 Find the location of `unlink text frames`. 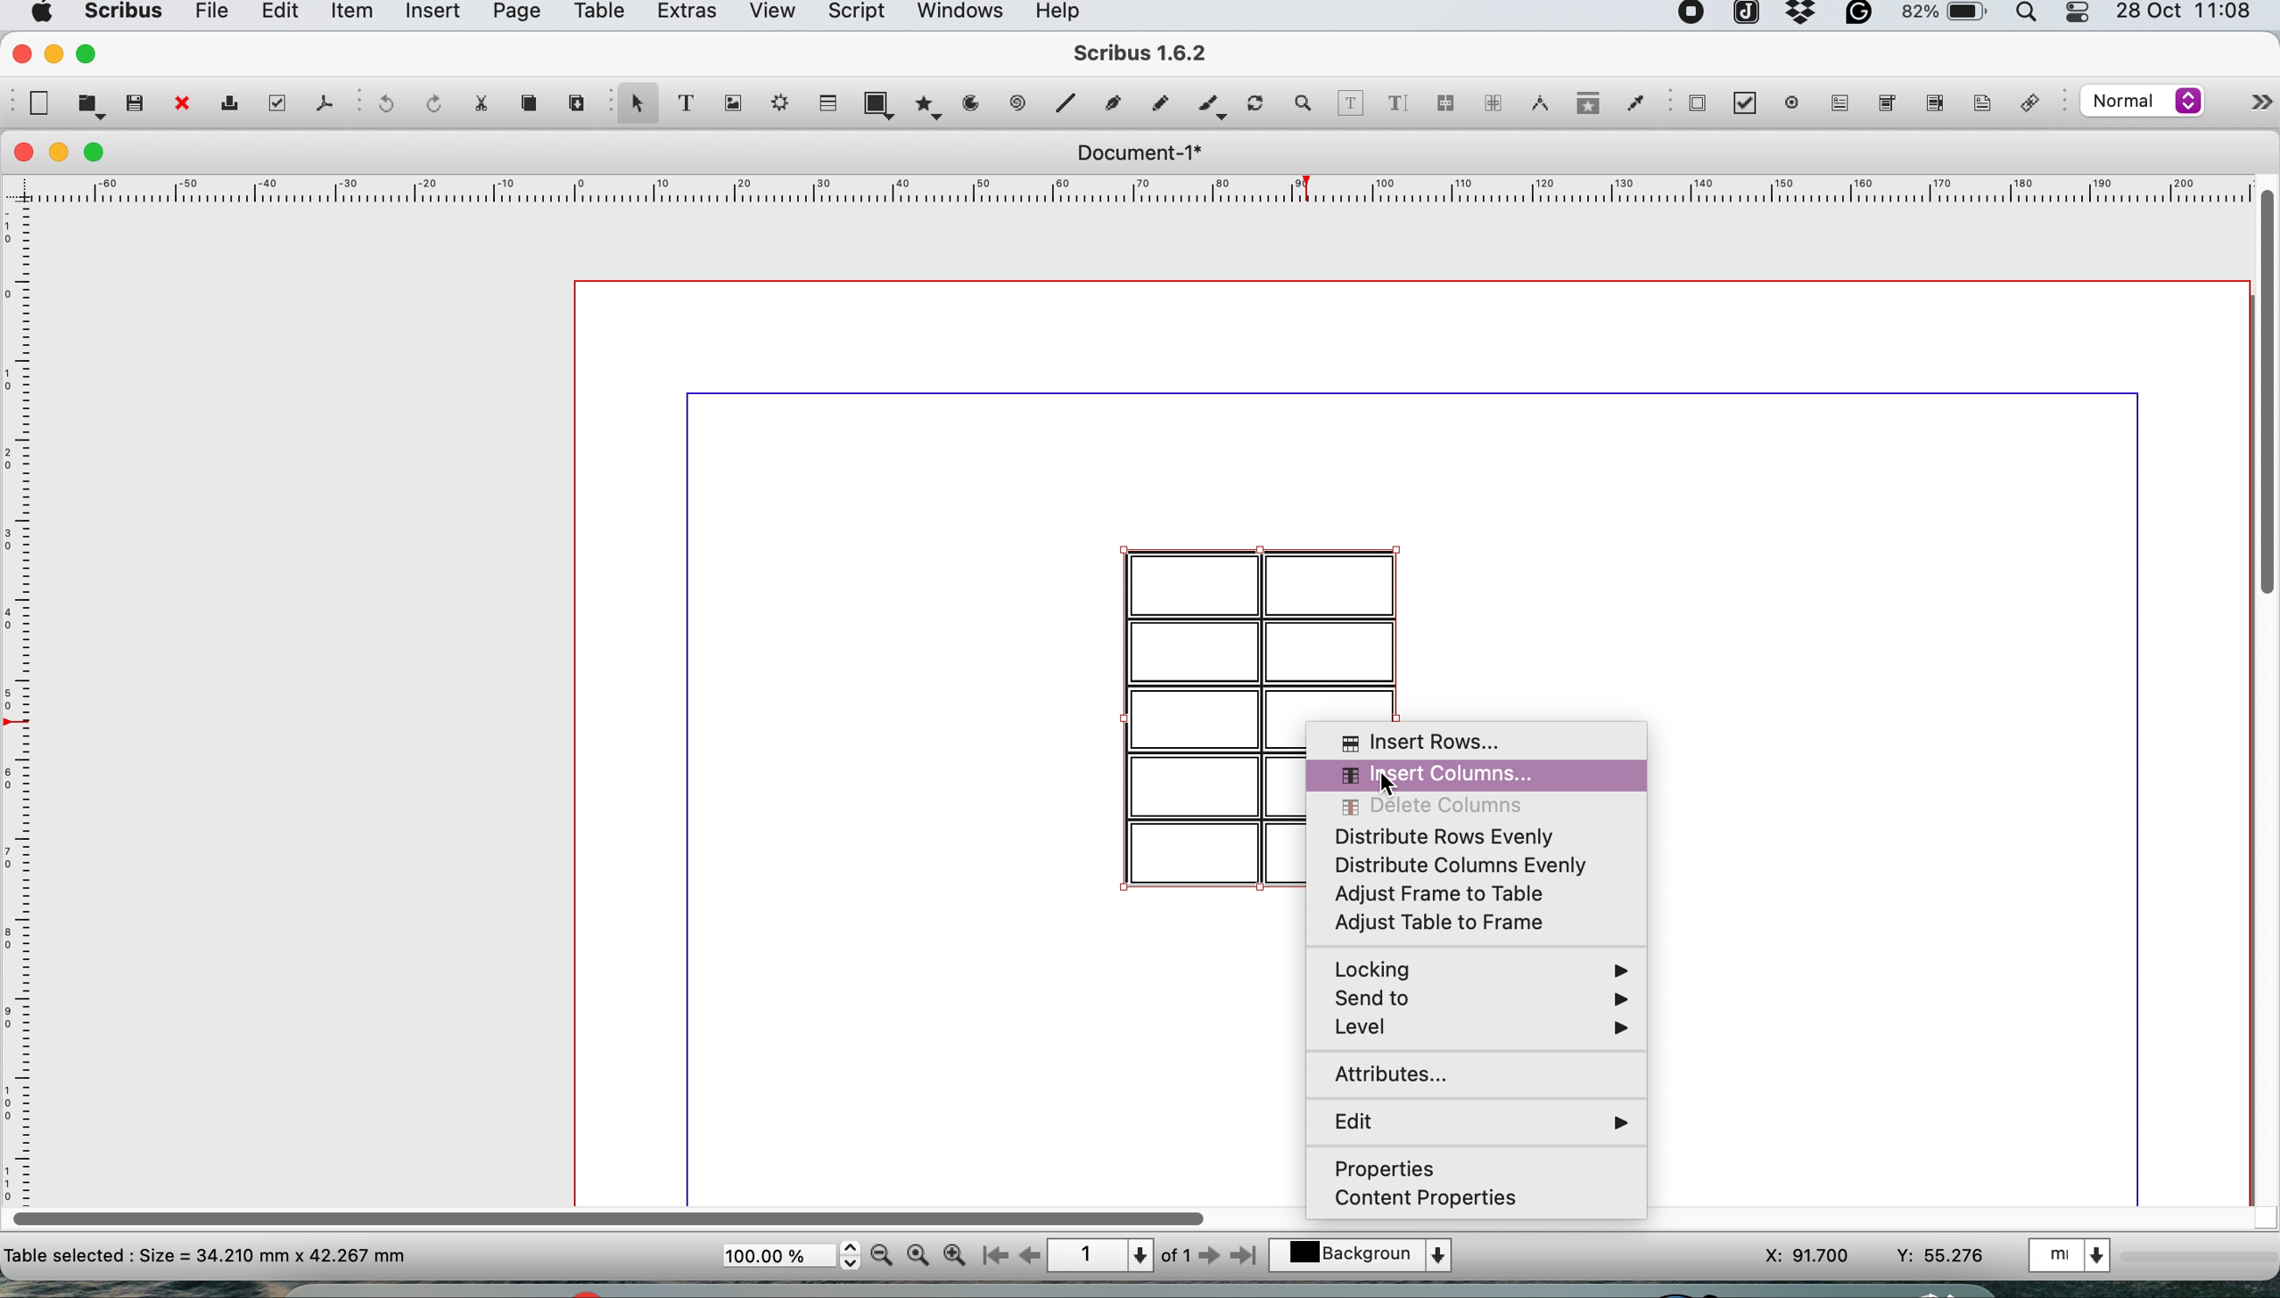

unlink text frames is located at coordinates (1492, 108).